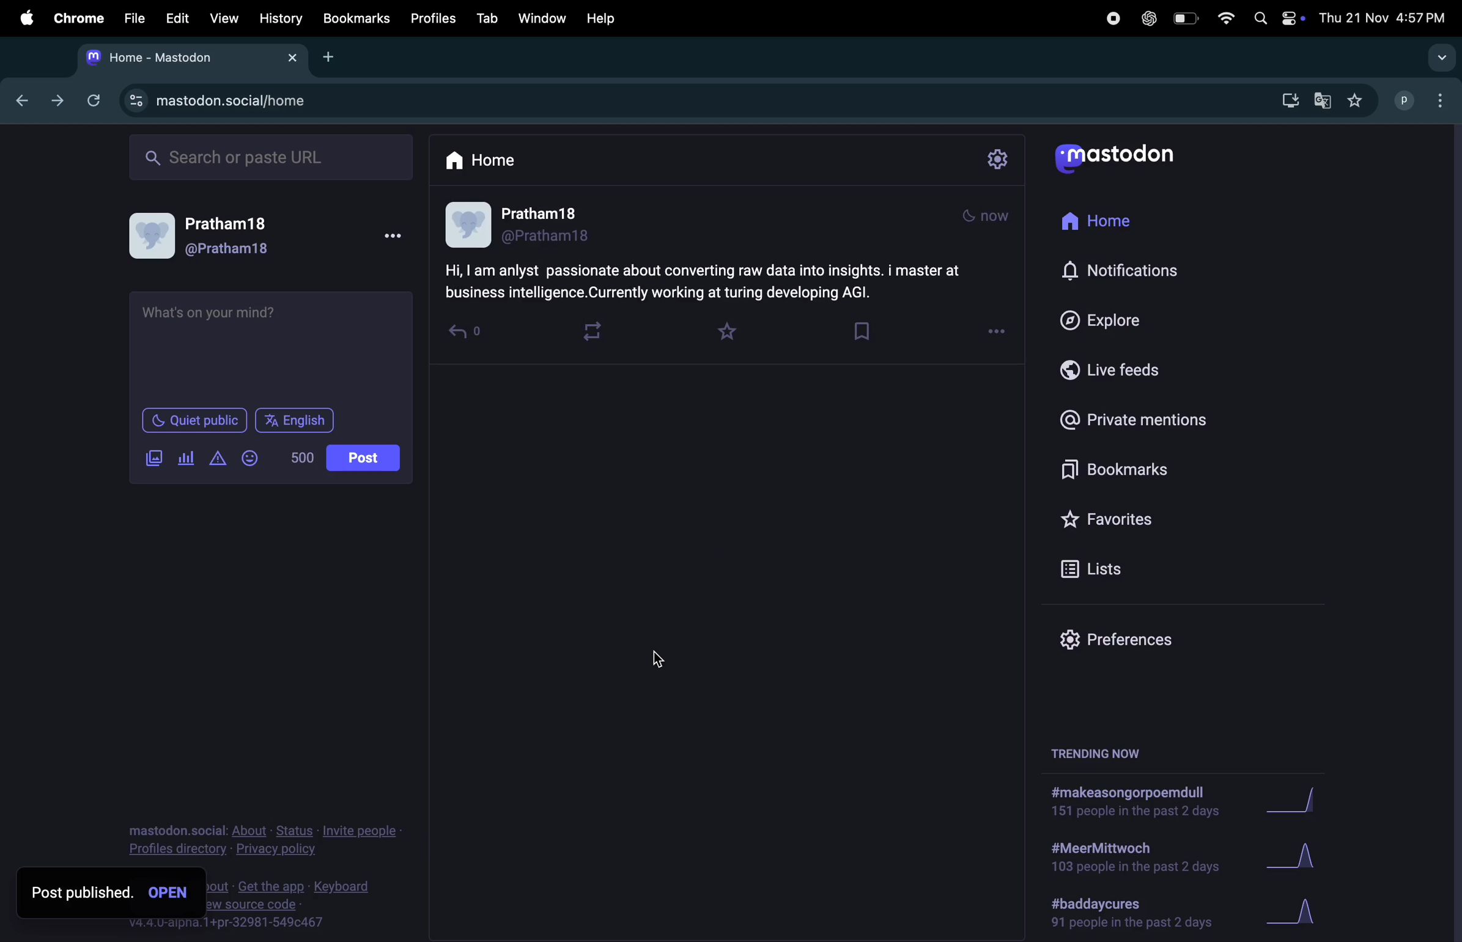 The height and width of the screenshot is (942, 1462). I want to click on foot note, so click(298, 905).